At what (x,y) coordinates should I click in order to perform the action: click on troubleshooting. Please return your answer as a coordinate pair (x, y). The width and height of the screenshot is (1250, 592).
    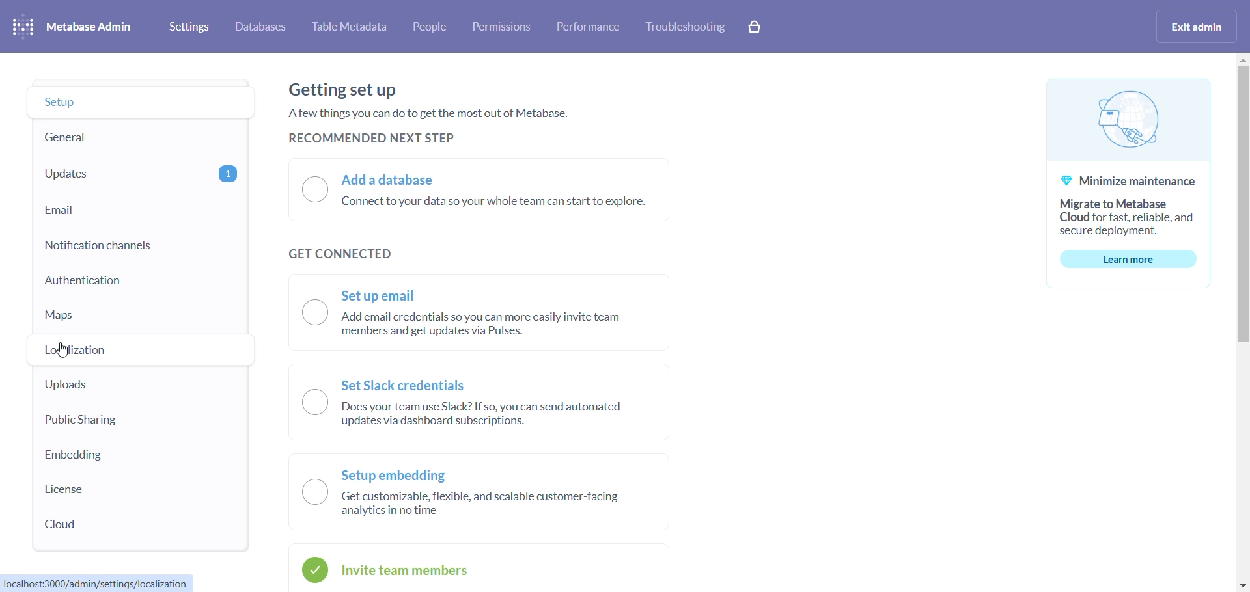
    Looking at the image, I should click on (688, 27).